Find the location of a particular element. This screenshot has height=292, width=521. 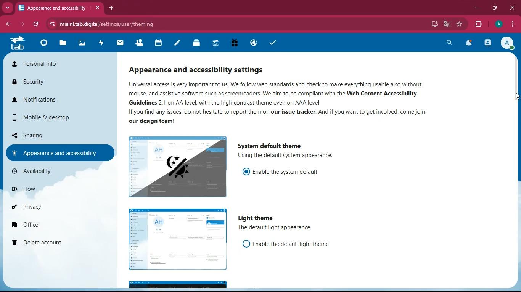

extensions is located at coordinates (478, 24).